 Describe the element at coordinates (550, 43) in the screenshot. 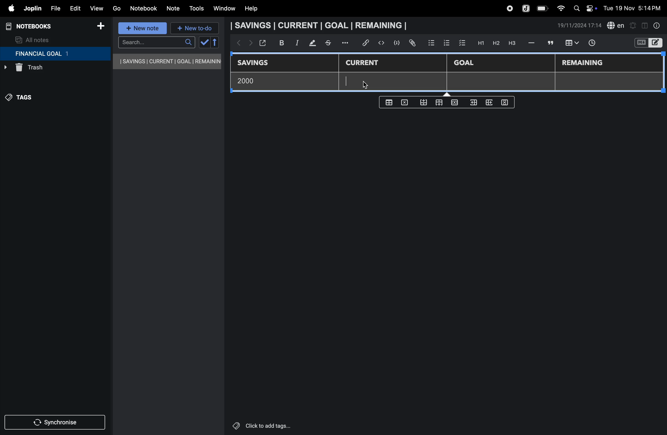

I see `comment` at that location.